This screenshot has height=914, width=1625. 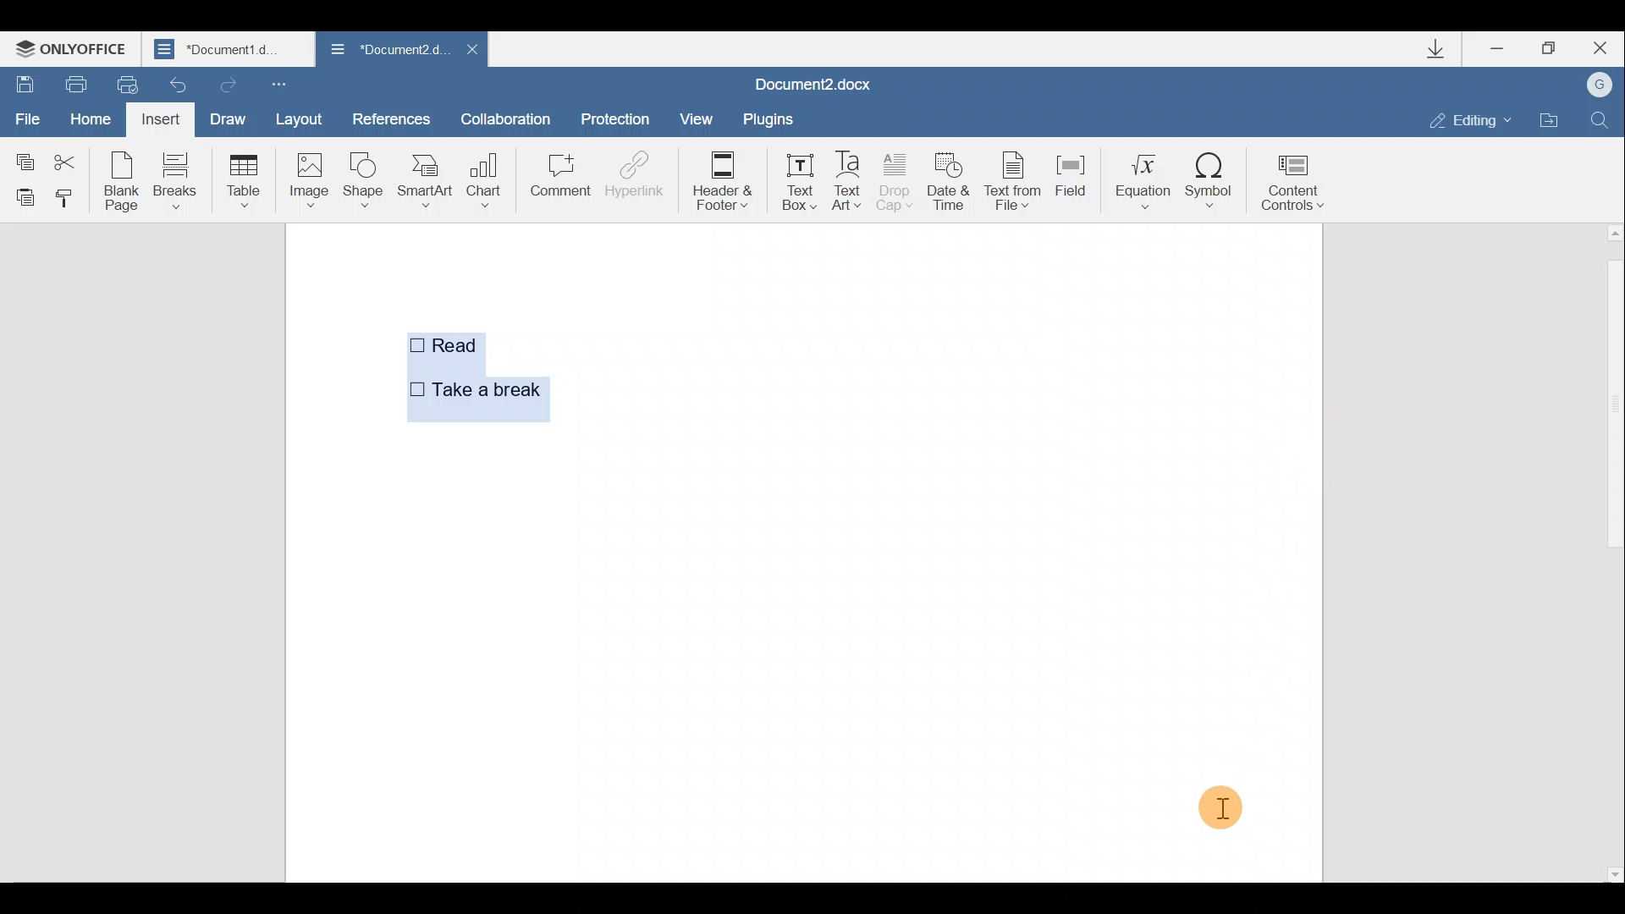 What do you see at coordinates (1071, 182) in the screenshot?
I see `Field` at bounding box center [1071, 182].